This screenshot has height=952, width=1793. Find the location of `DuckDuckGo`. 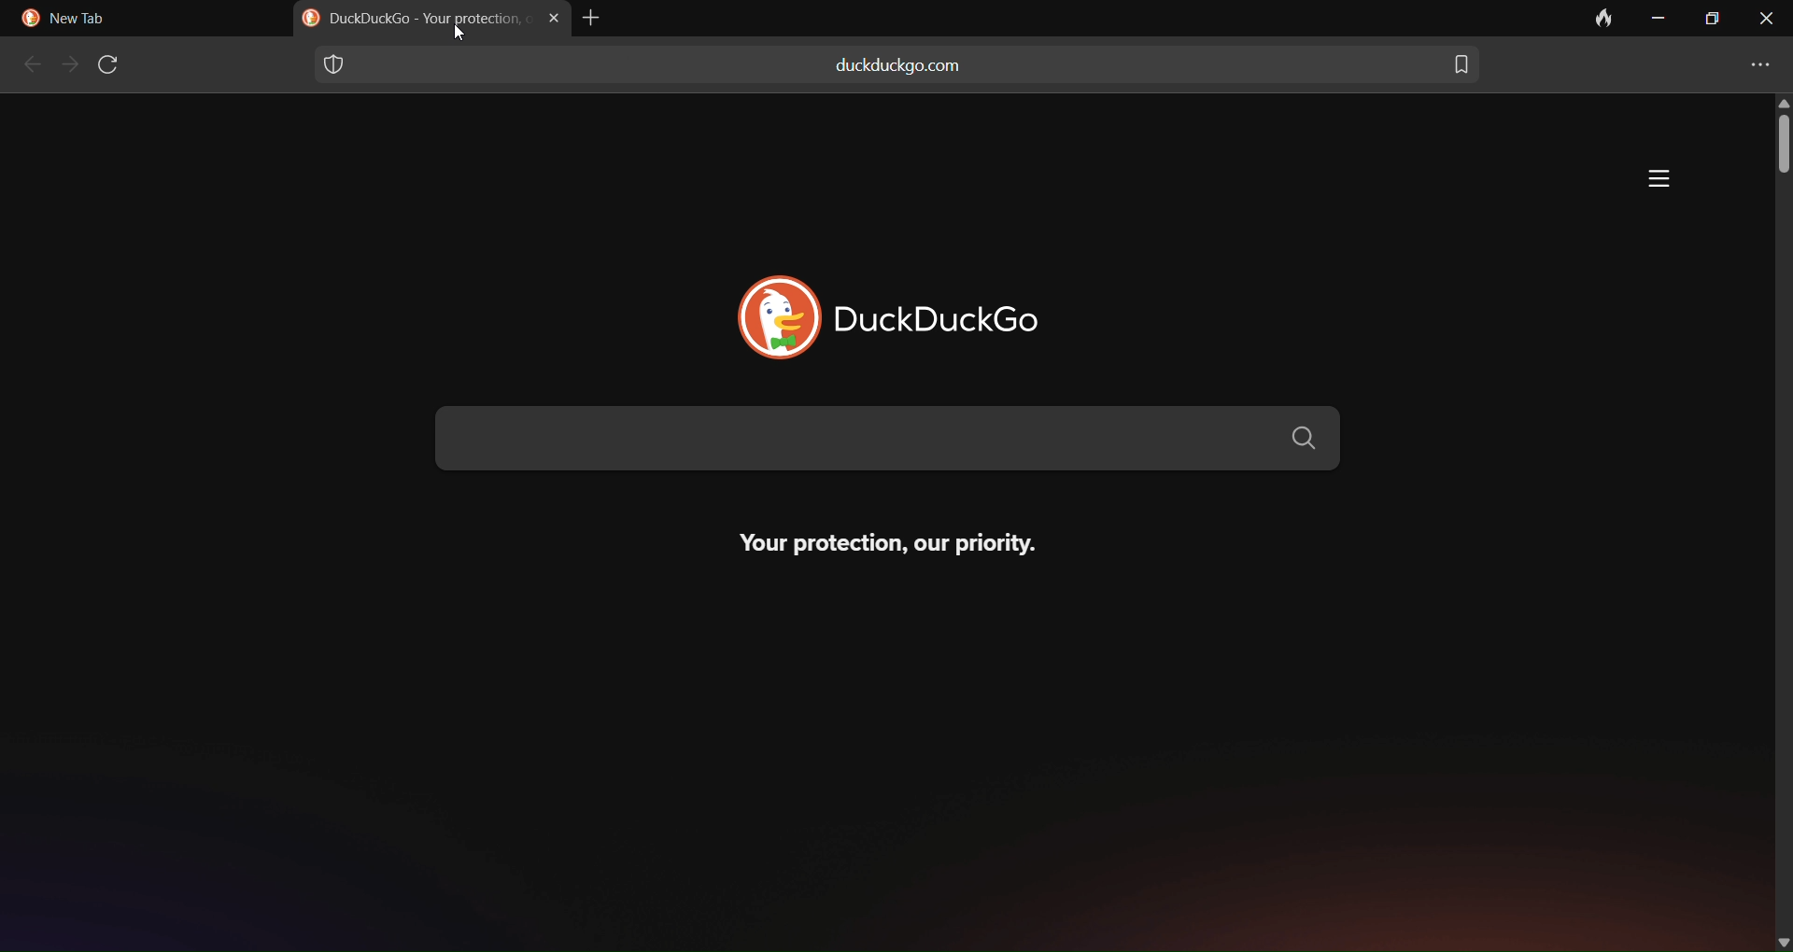

DuckDuckGo is located at coordinates (960, 311).